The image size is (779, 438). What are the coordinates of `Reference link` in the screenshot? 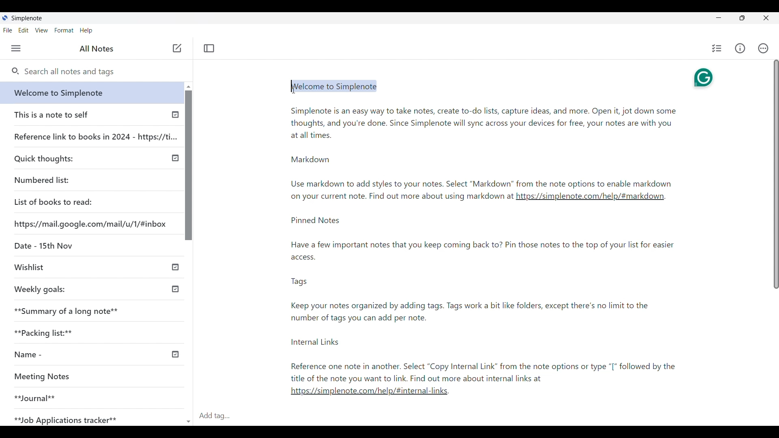 It's located at (96, 135).